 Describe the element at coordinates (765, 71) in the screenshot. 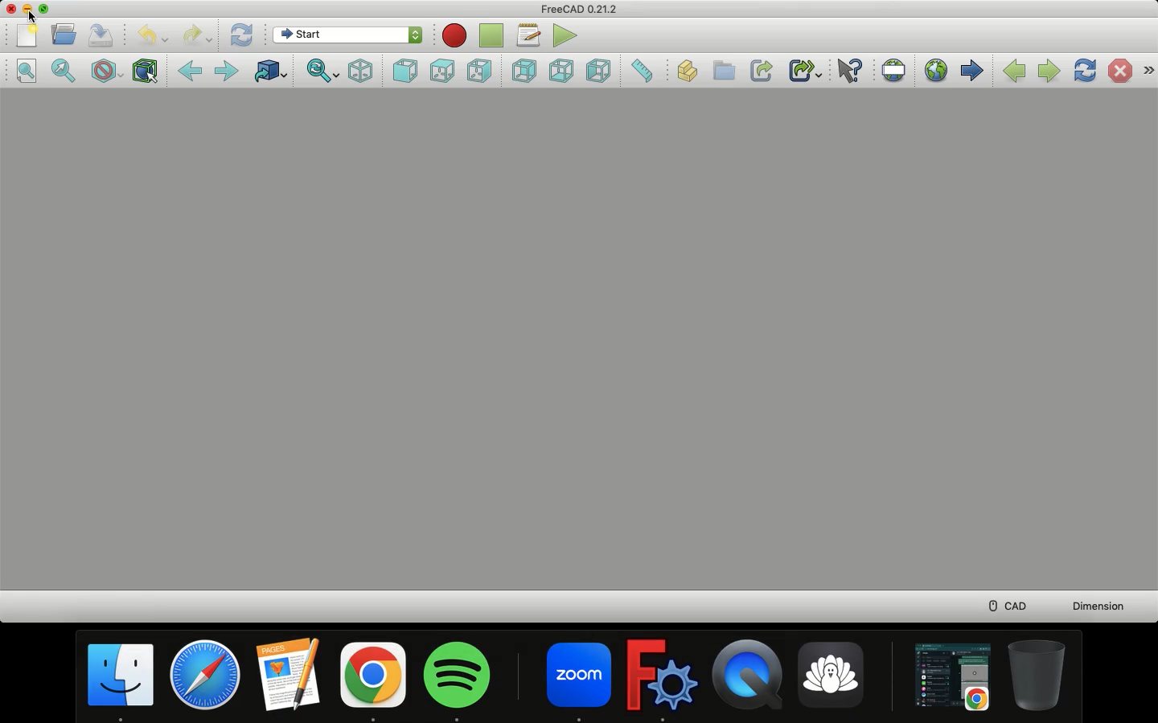

I see `Make link` at that location.